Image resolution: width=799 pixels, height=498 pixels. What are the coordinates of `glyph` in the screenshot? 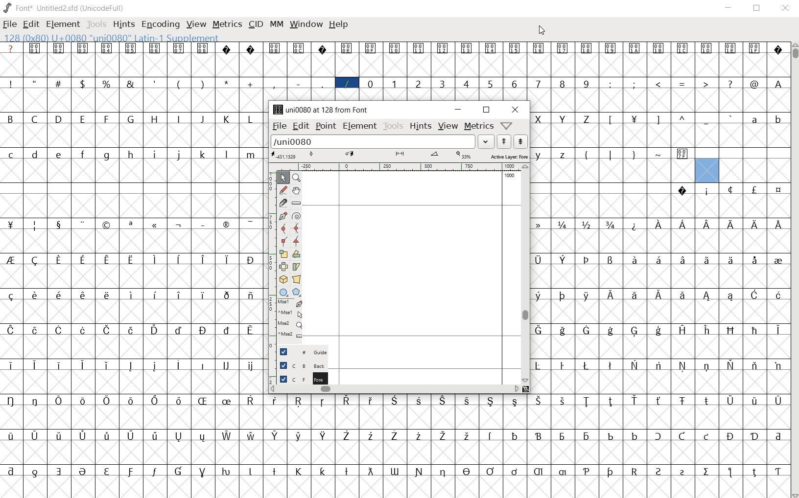 It's located at (682, 191).